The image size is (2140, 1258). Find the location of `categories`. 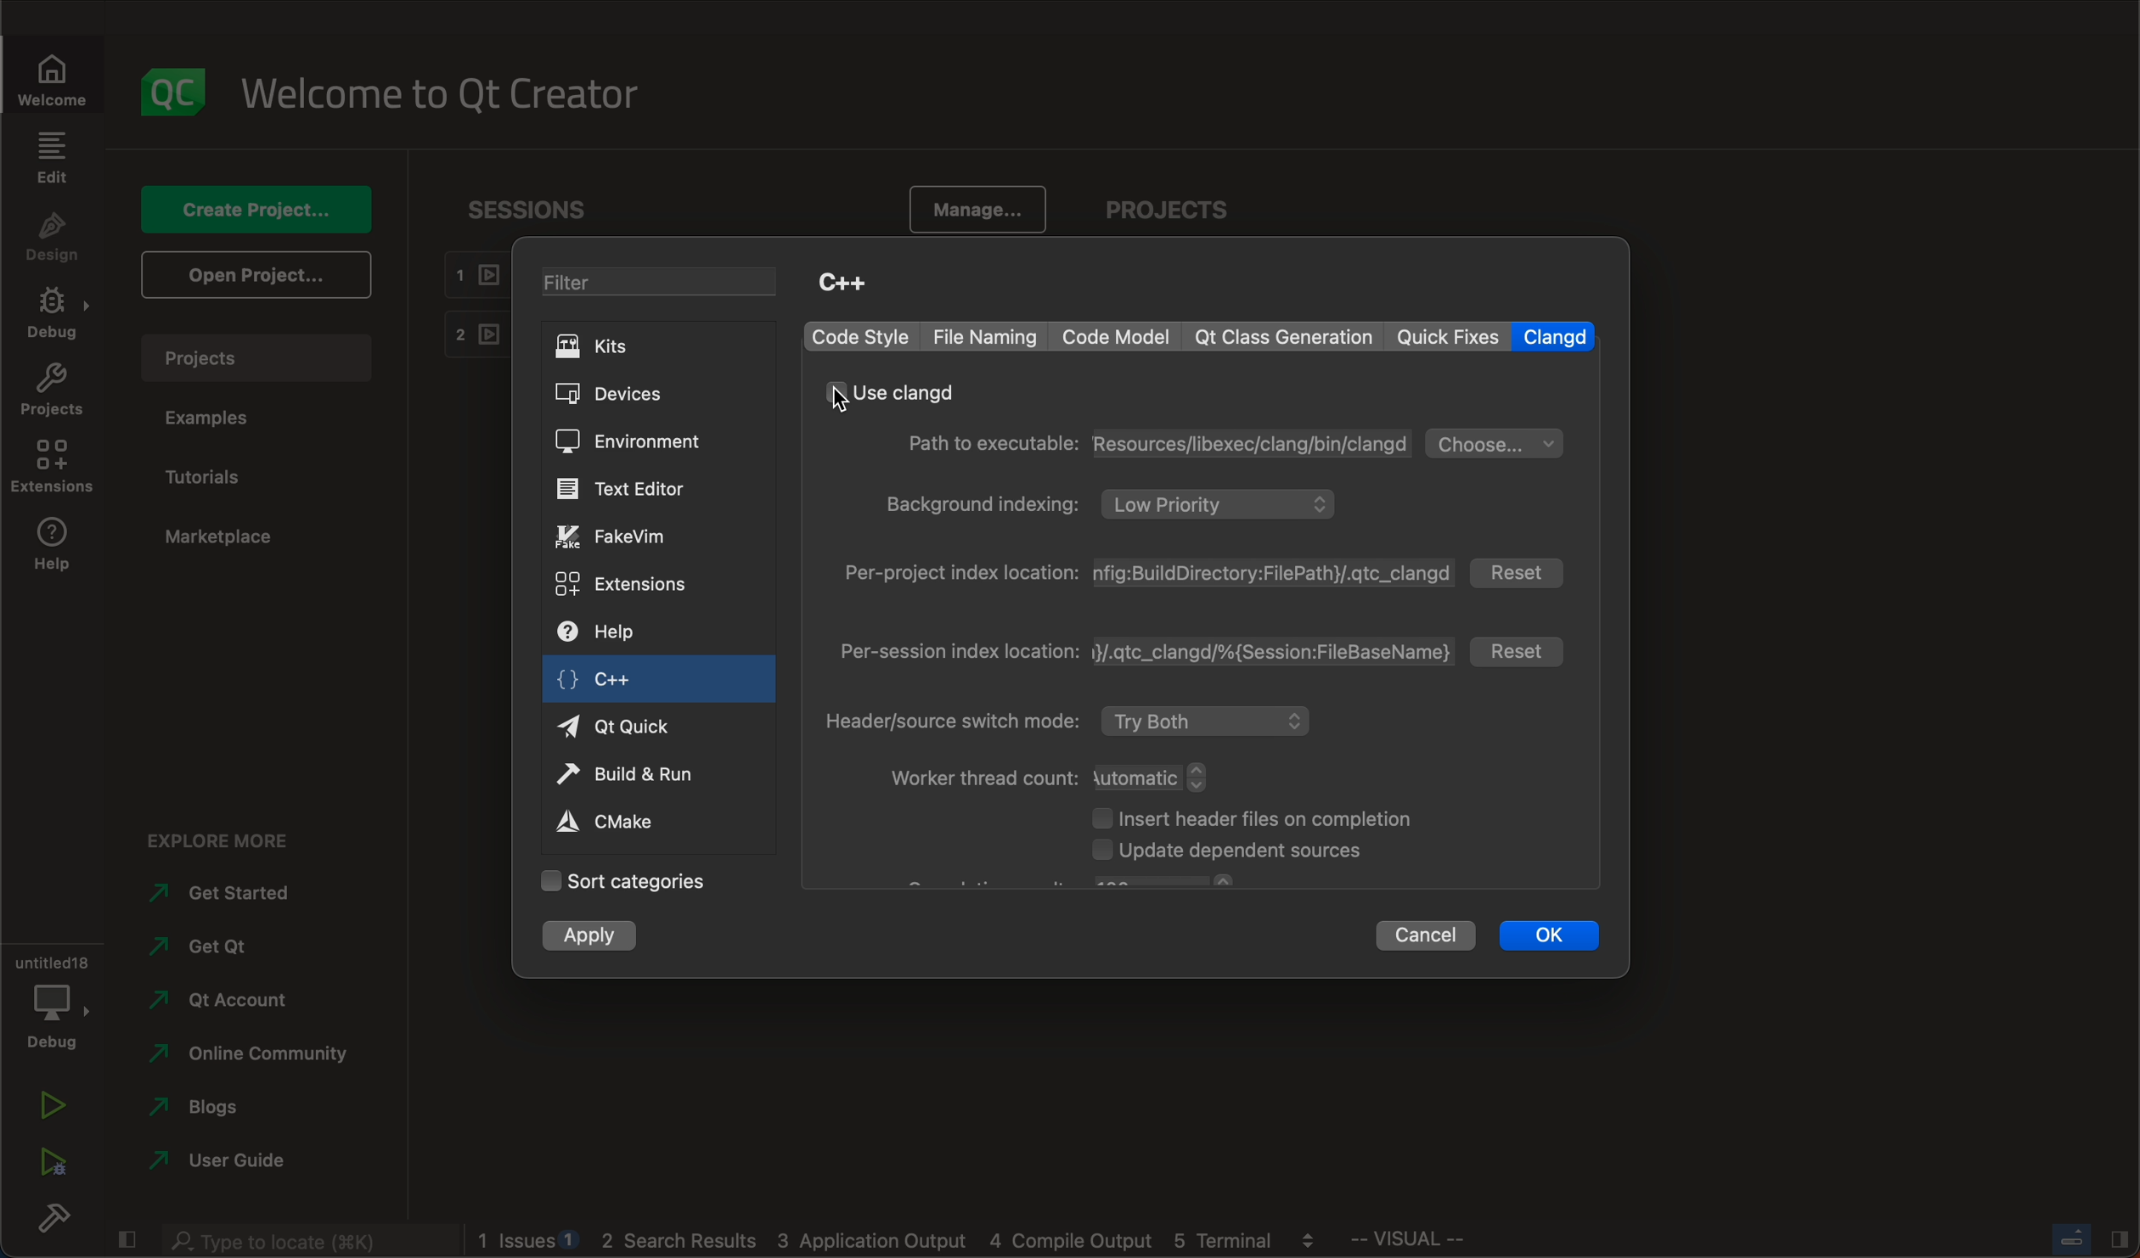

categories is located at coordinates (639, 885).